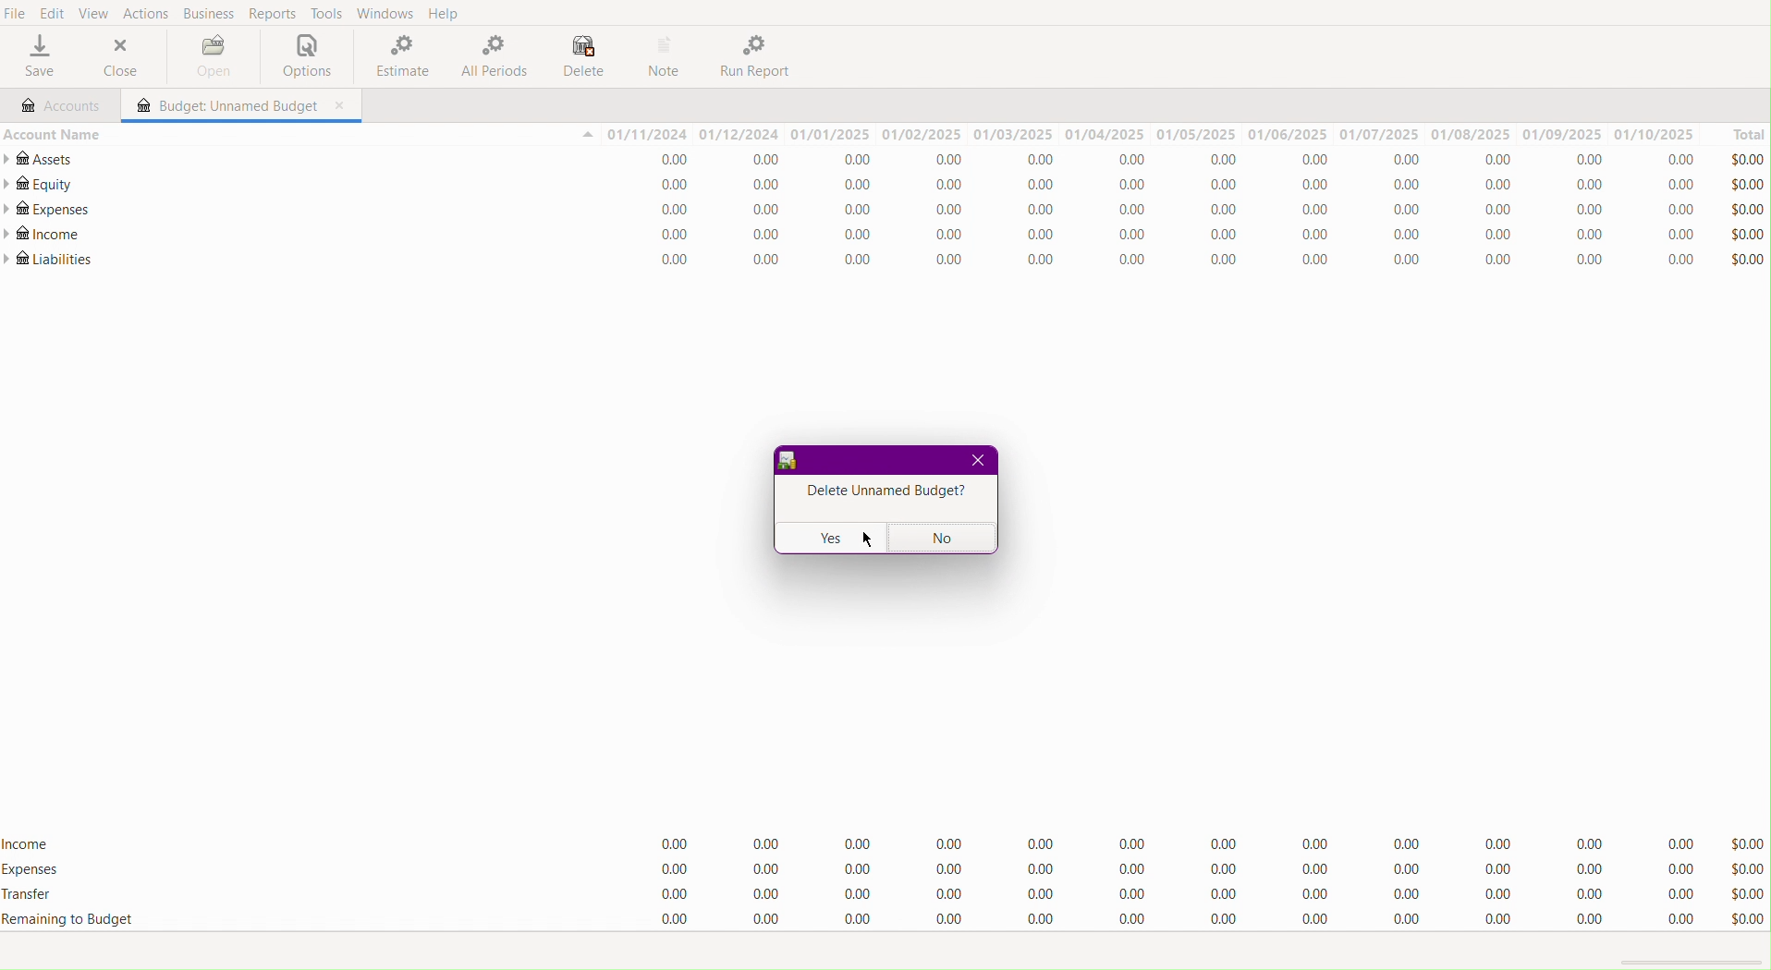 The width and height of the screenshot is (1771, 970). What do you see at coordinates (223, 106) in the screenshot?
I see `Budget: Unnamed Budget` at bounding box center [223, 106].